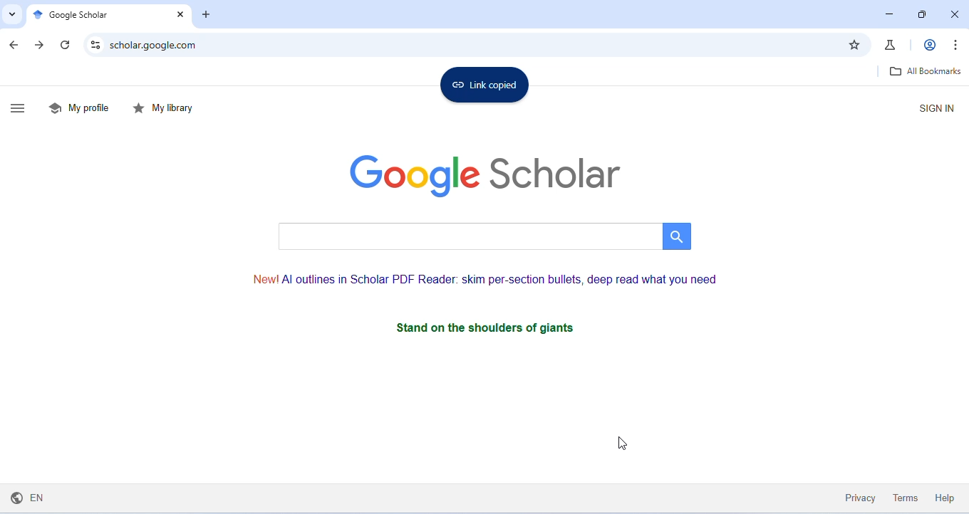 The image size is (969, 514). Describe the element at coordinates (482, 277) in the screenshot. I see `text on AI outlines` at that location.